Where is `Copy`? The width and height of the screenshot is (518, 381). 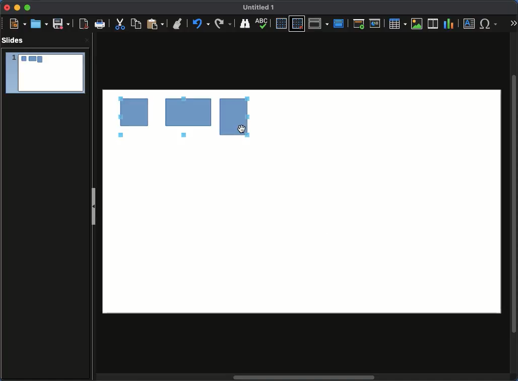
Copy is located at coordinates (136, 24).